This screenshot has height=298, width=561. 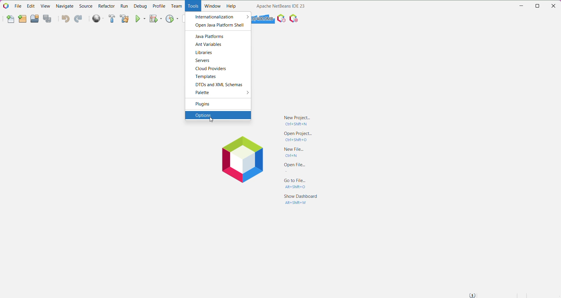 I want to click on , so click(x=299, y=136).